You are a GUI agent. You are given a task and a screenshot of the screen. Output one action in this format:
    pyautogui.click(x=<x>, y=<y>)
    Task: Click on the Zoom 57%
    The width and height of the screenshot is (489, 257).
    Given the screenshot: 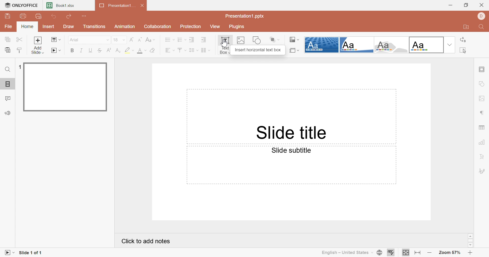 What is the action you would take?
    pyautogui.click(x=450, y=252)
    